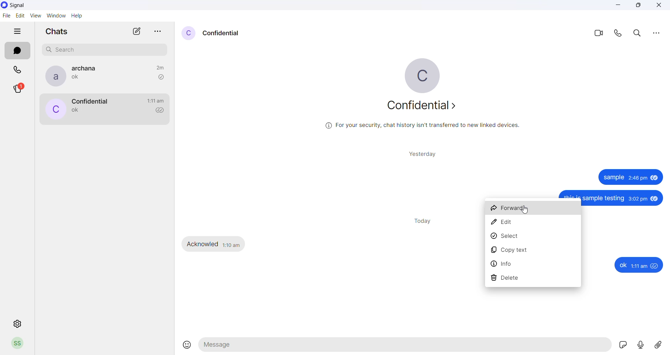  I want to click on maximize, so click(638, 6).